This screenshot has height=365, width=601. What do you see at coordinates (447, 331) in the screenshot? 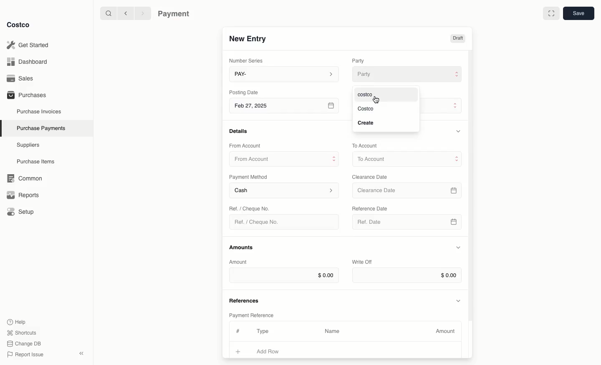
I see `Amount` at bounding box center [447, 331].